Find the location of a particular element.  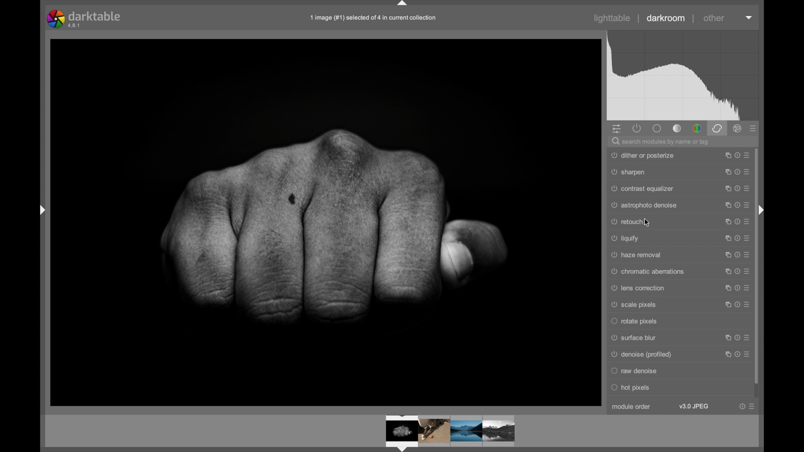

cursor is located at coordinates (647, 225).